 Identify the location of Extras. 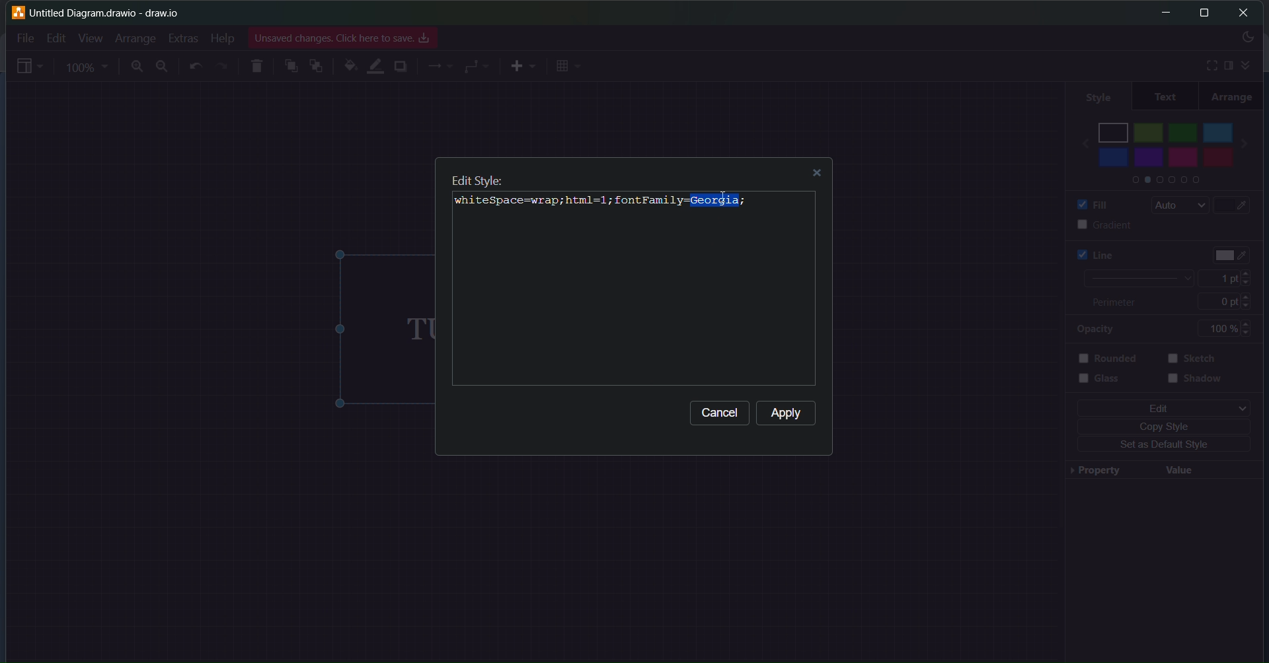
(185, 36).